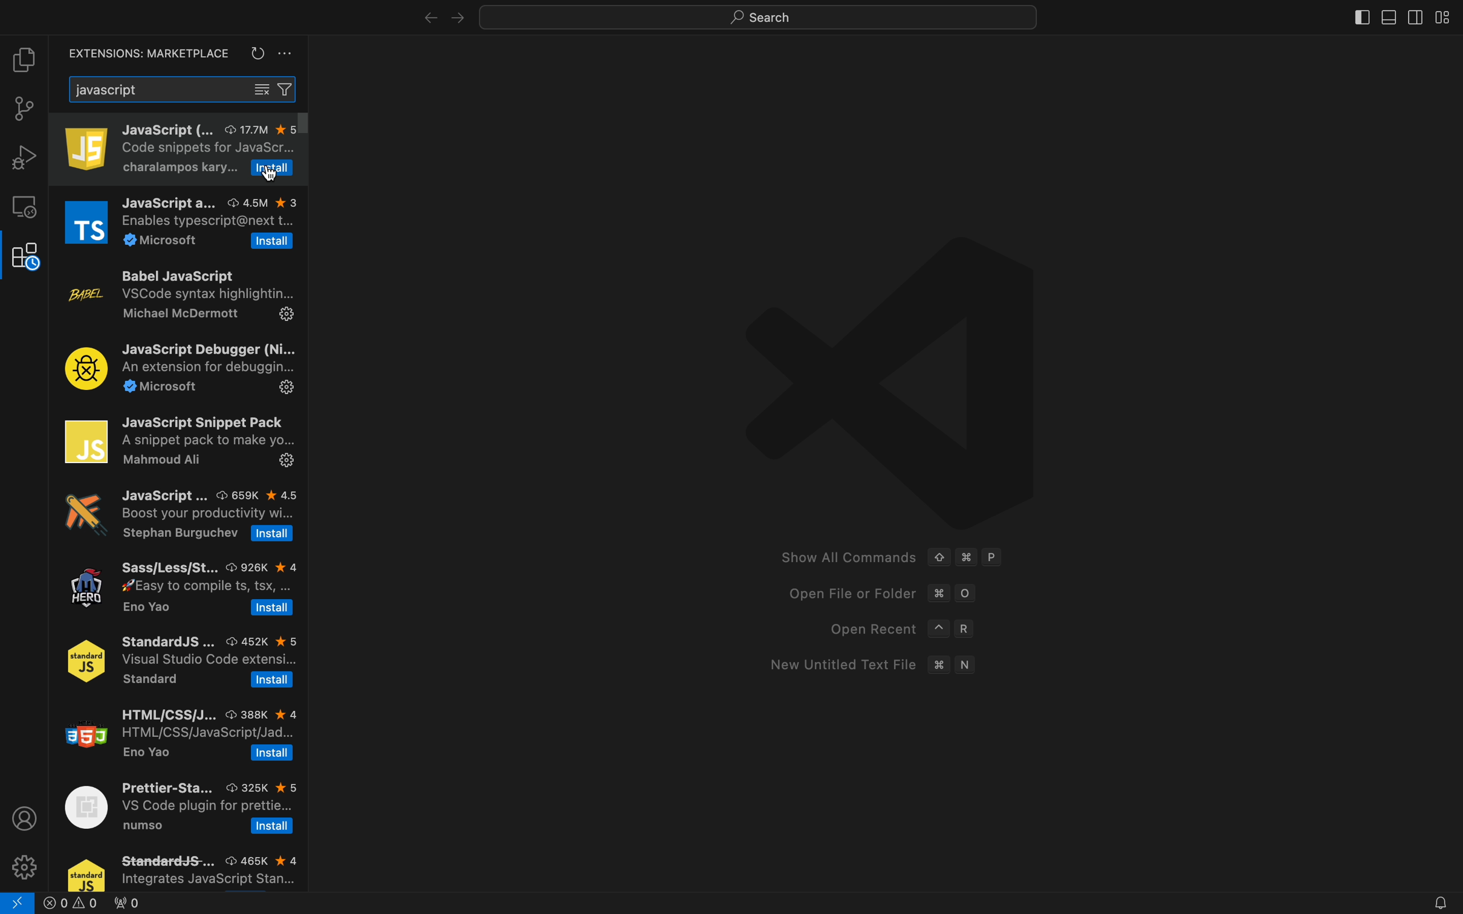 Image resolution: width=1463 pixels, height=914 pixels. Describe the element at coordinates (1444, 16) in the screenshot. I see `layouts` at that location.